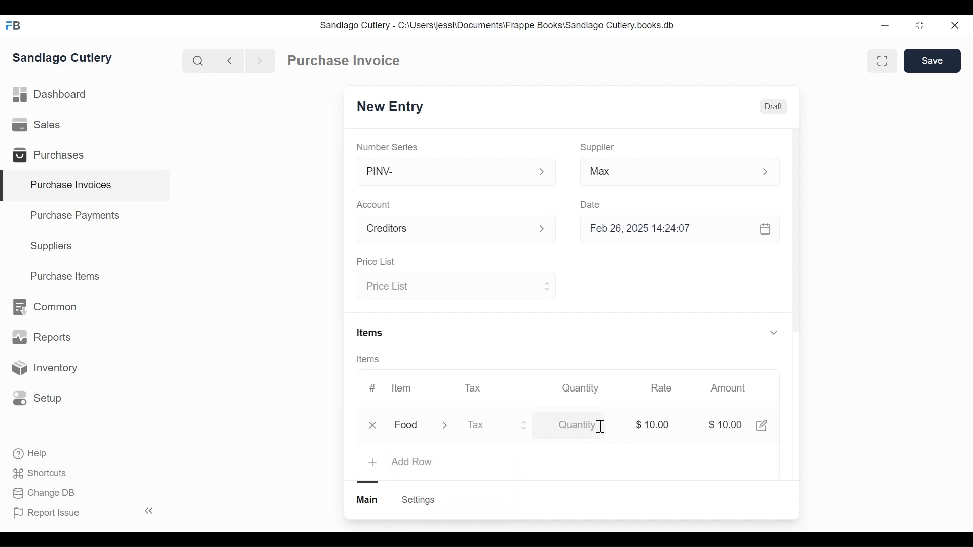  I want to click on Report Issue, so click(83, 512).